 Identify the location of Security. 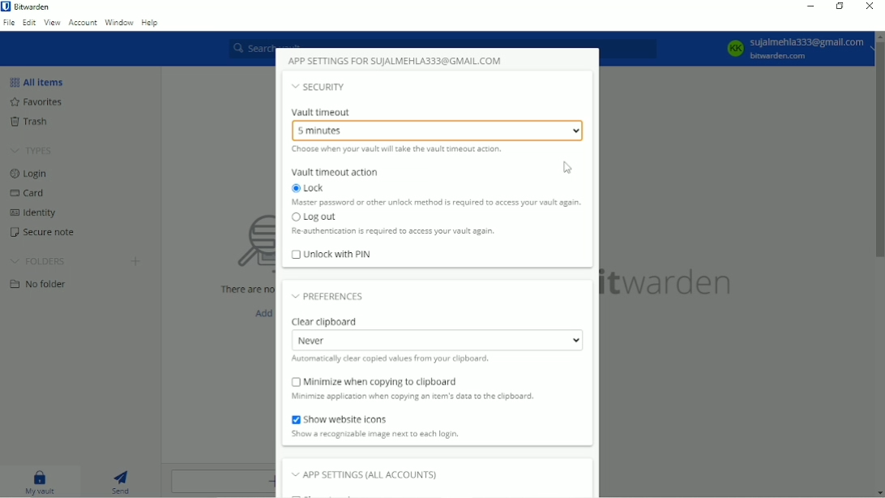
(322, 87).